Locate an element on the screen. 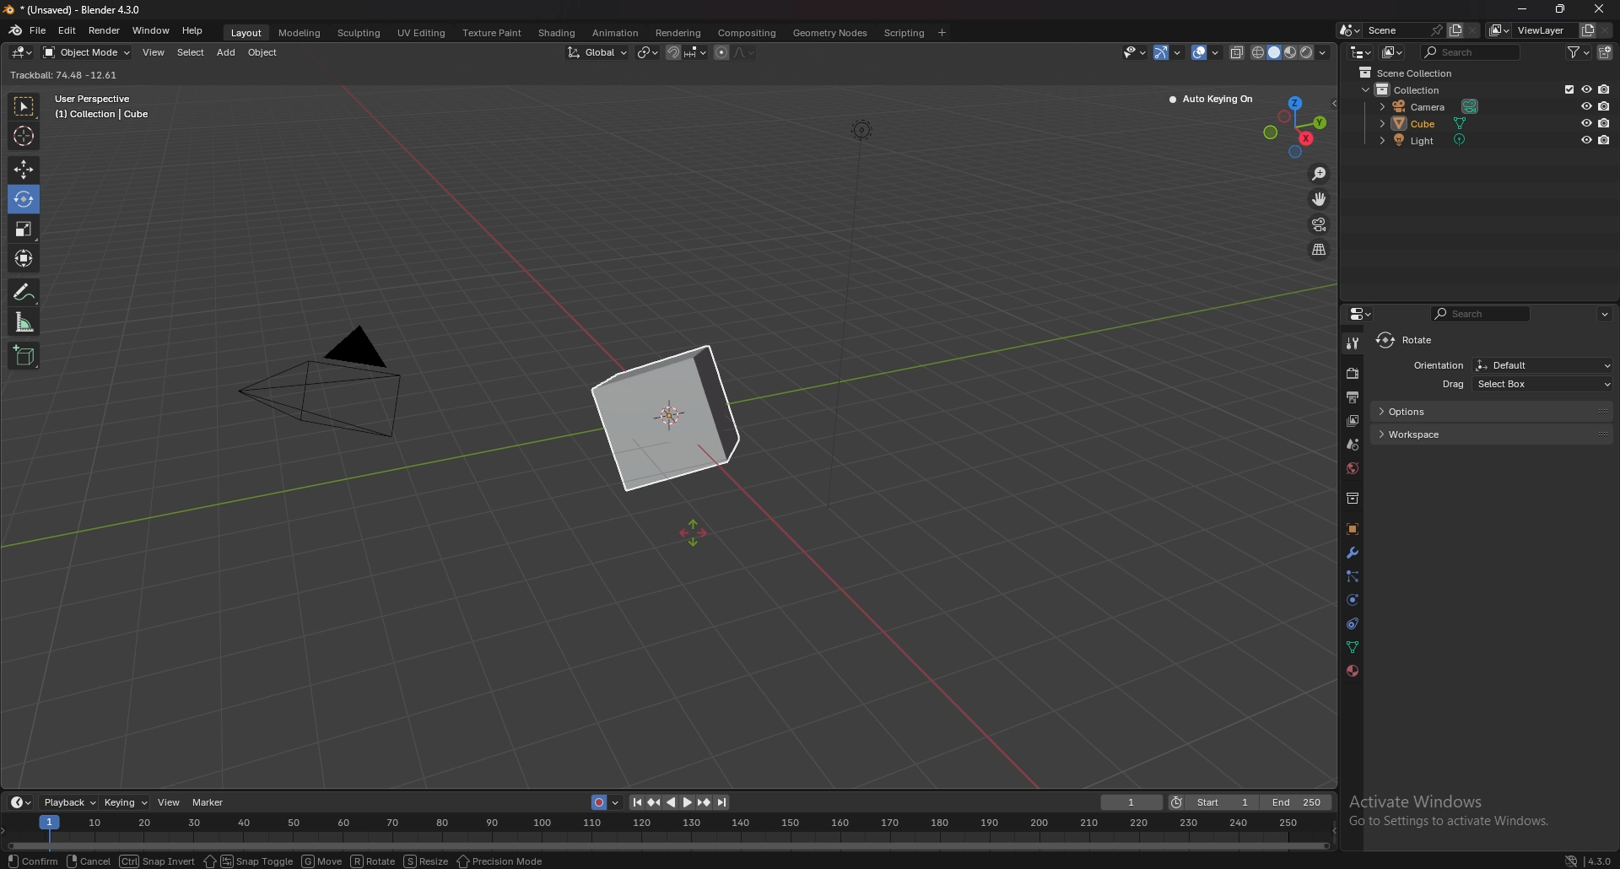 Image resolution: width=1620 pixels, height=869 pixels. proportional editing falloff is located at coordinates (743, 52).